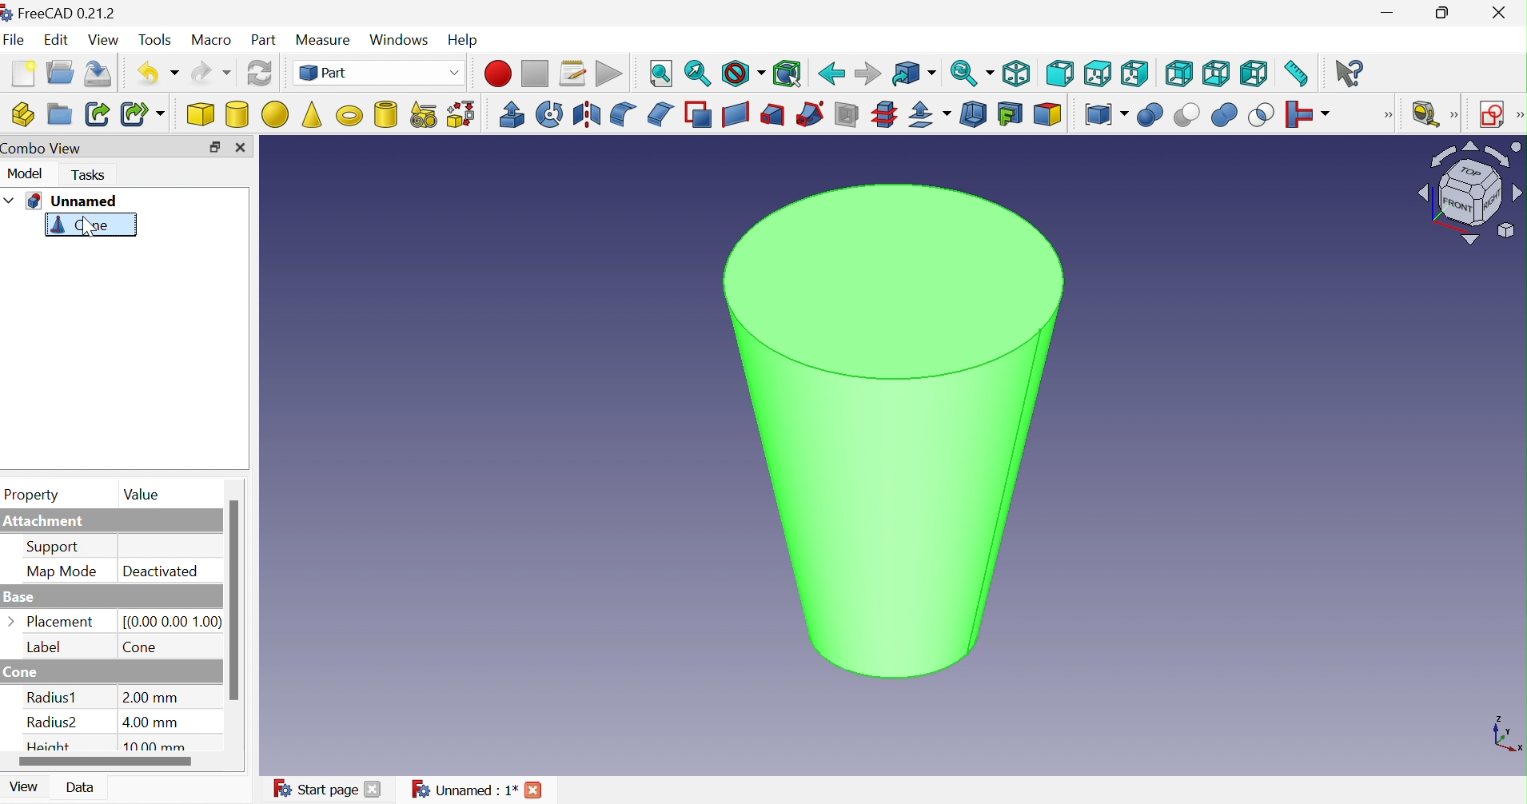 The image size is (1527, 804). Describe the element at coordinates (1106, 116) in the screenshot. I see `Compound tools` at that location.